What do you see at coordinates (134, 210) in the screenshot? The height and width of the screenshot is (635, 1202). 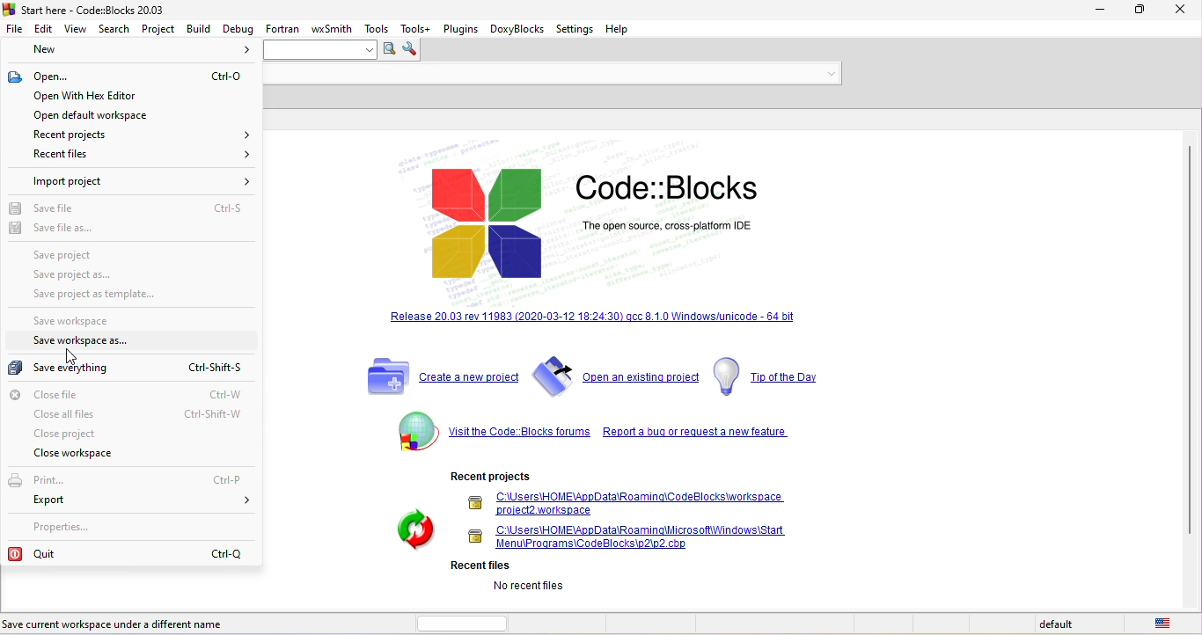 I see `save files` at bounding box center [134, 210].